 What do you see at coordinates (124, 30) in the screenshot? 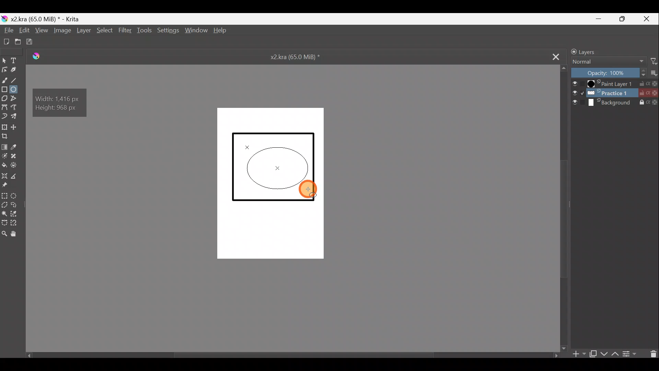
I see `Filter` at bounding box center [124, 30].